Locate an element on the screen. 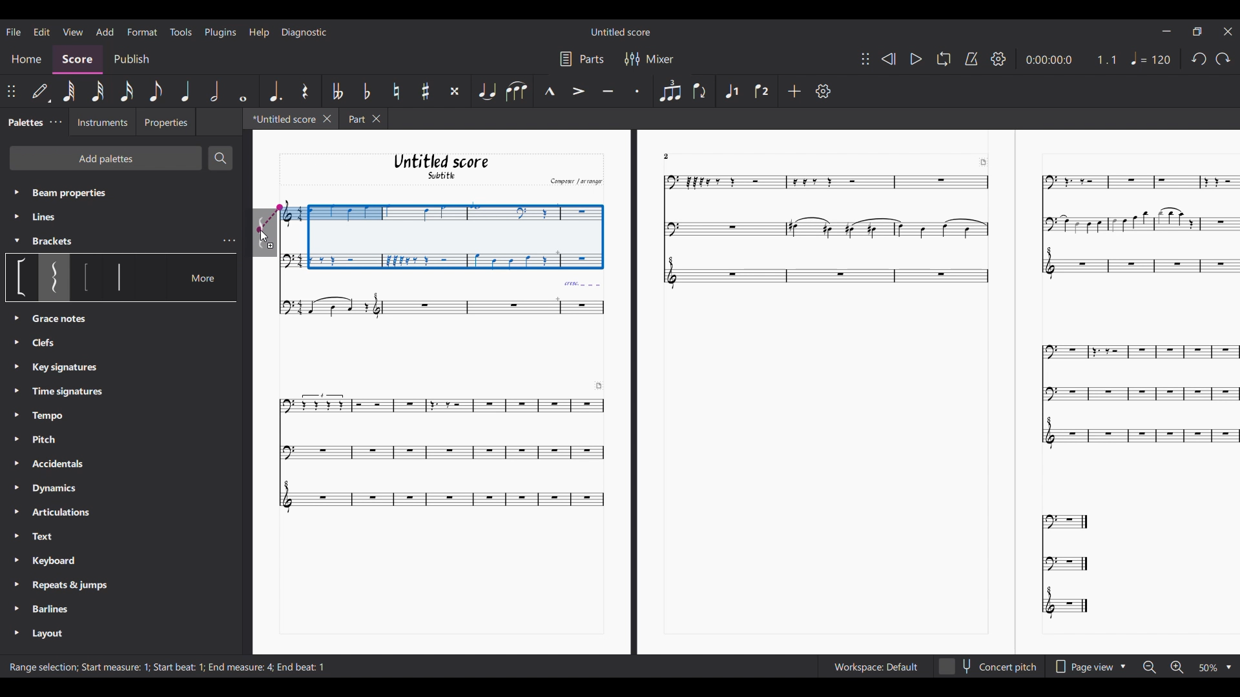  Bracket settings is located at coordinates (230, 241).